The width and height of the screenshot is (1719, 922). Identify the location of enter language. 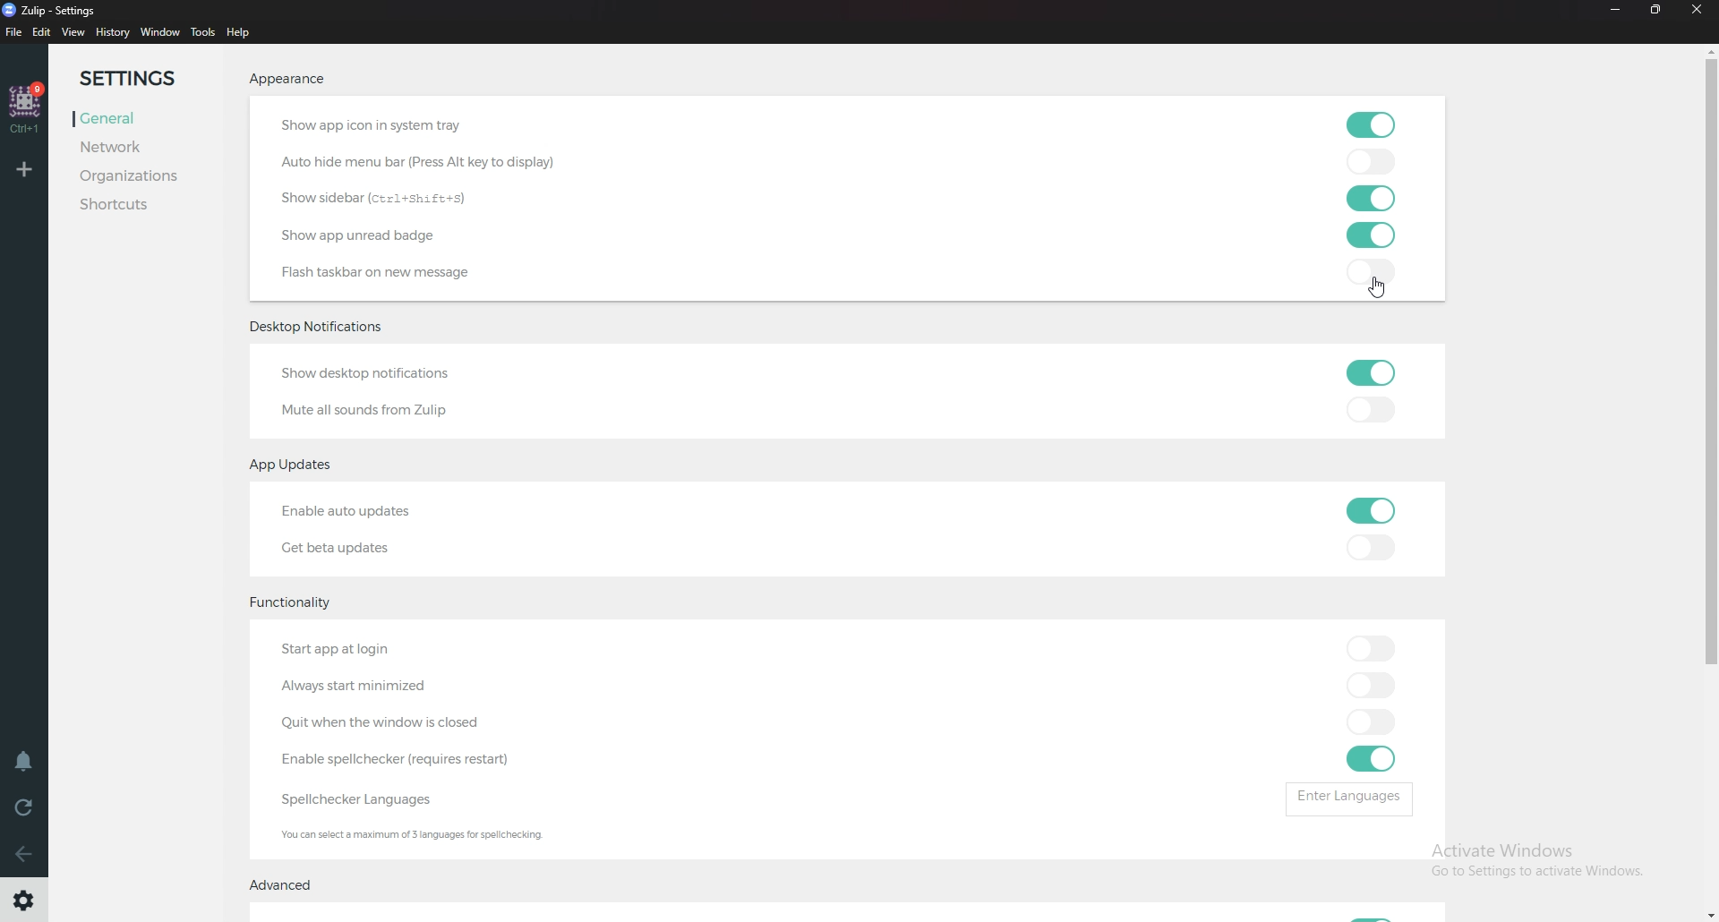
(1355, 798).